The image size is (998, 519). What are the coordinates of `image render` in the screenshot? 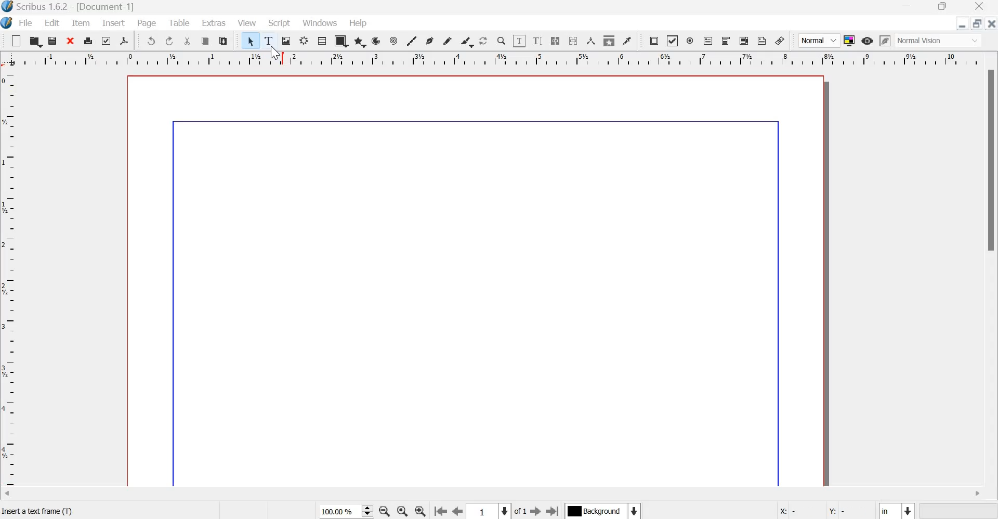 It's located at (287, 41).